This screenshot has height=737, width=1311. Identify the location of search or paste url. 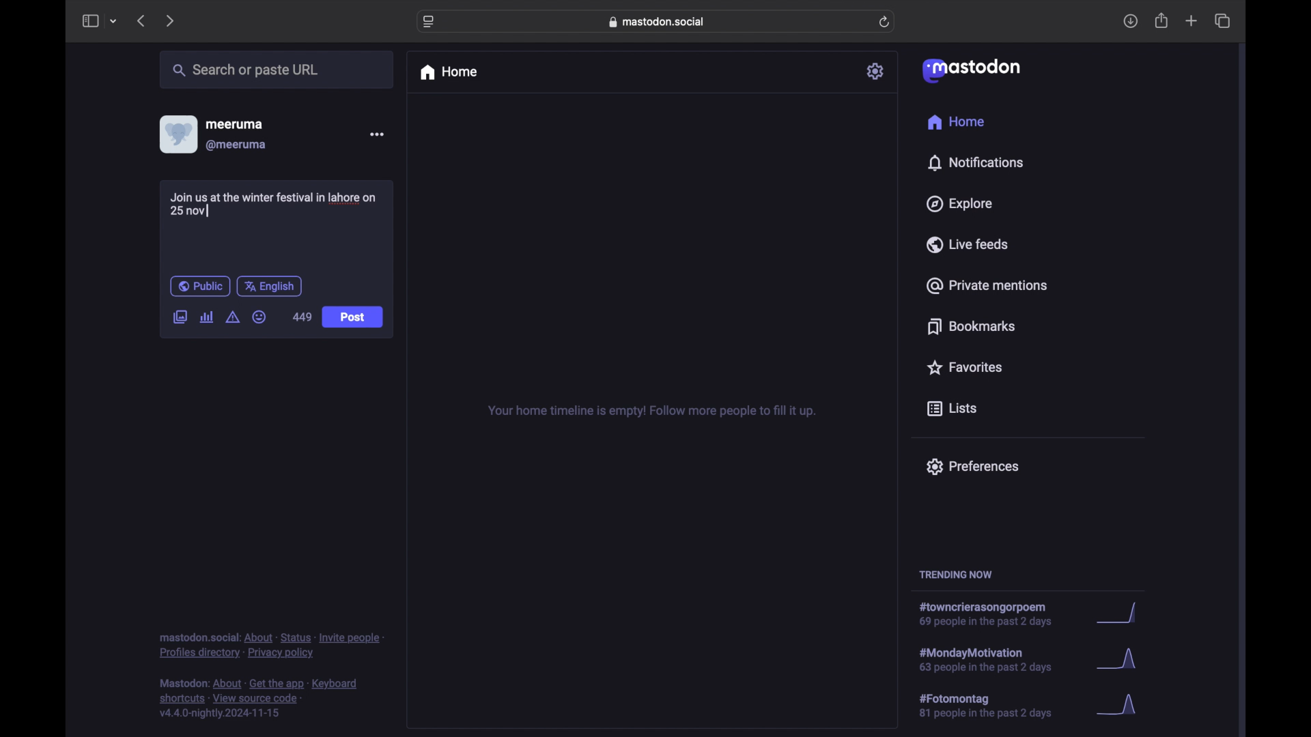
(245, 70).